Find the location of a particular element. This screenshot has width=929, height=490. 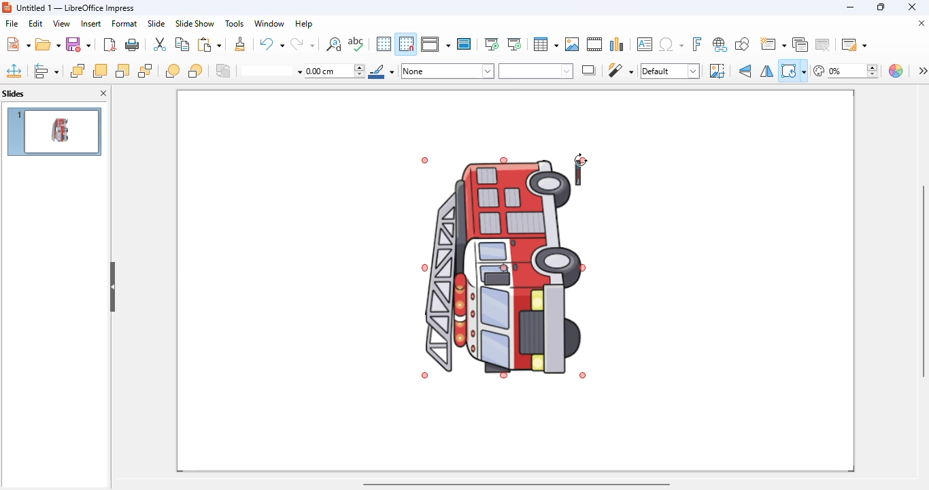

start from current slide is located at coordinates (514, 44).